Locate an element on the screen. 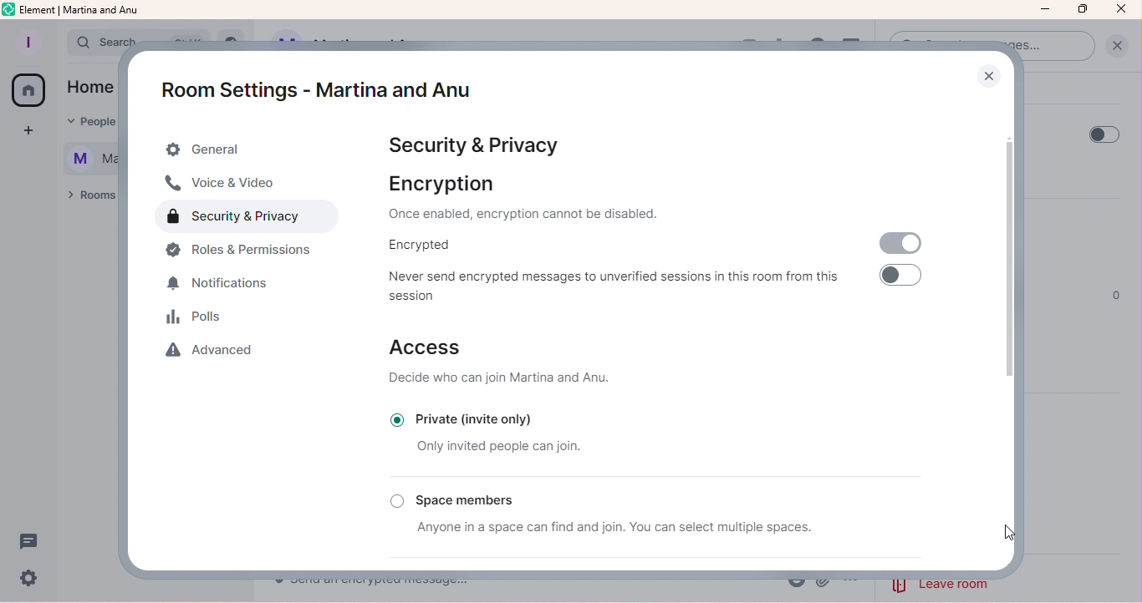 The image size is (1142, 603). Decide who can join Martina and Anu. is located at coordinates (505, 378).